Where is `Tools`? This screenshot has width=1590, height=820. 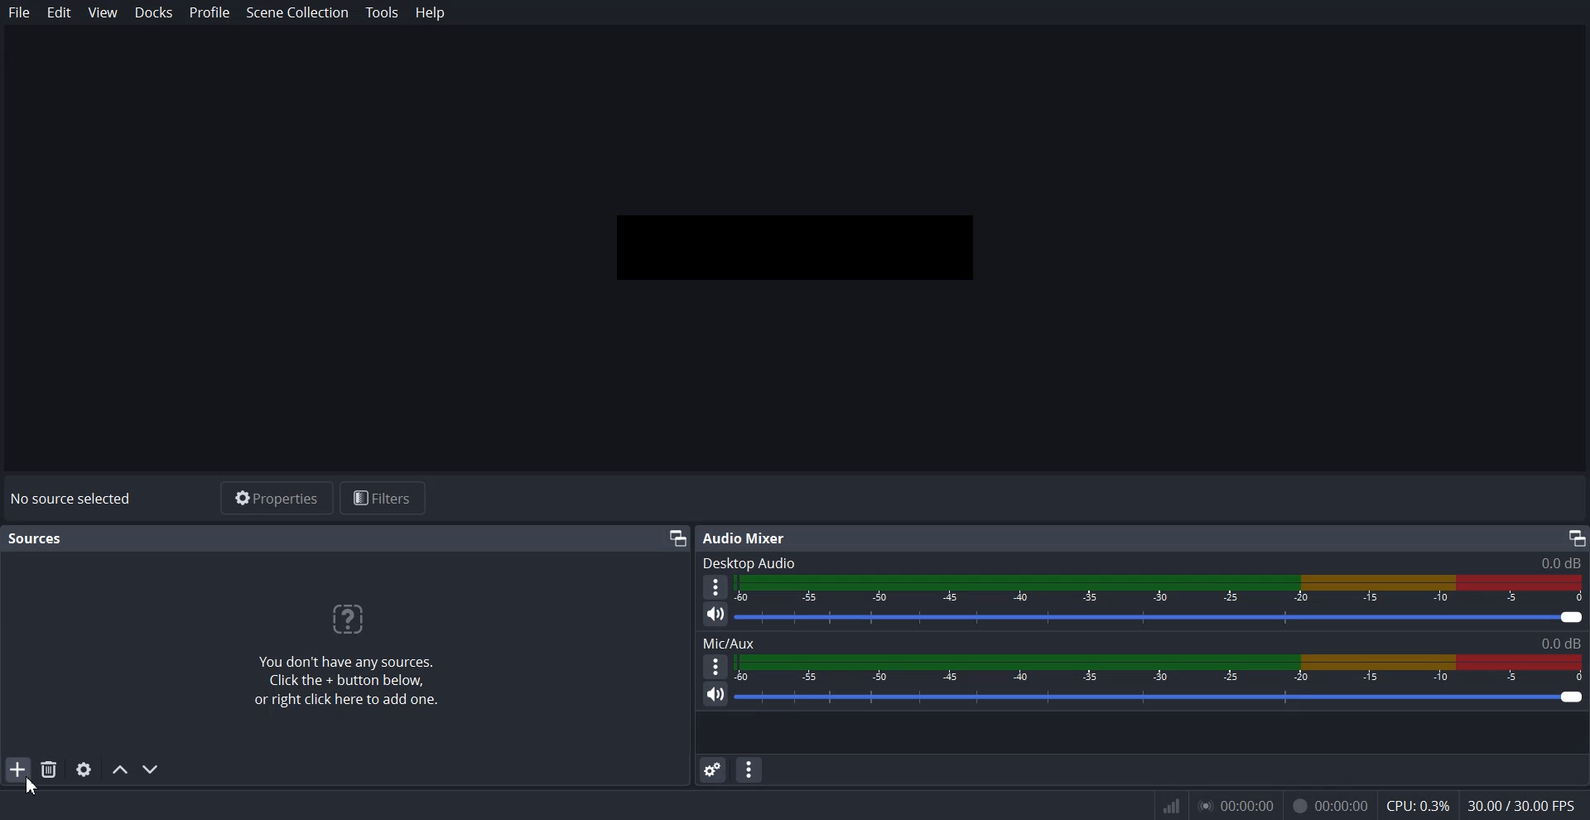 Tools is located at coordinates (383, 13).